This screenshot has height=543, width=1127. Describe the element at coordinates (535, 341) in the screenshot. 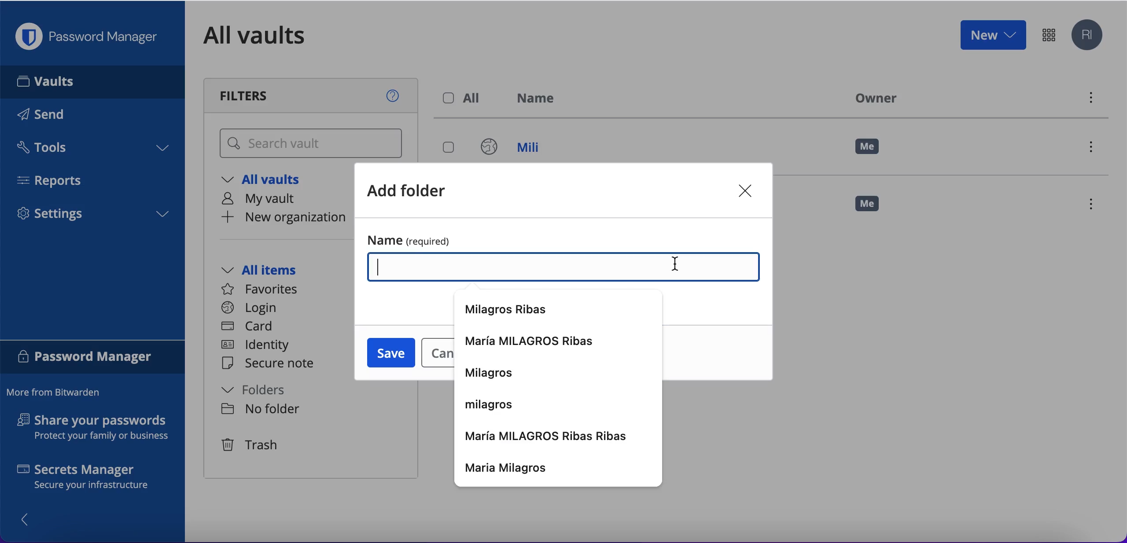

I see `maria milagros ribas` at that location.